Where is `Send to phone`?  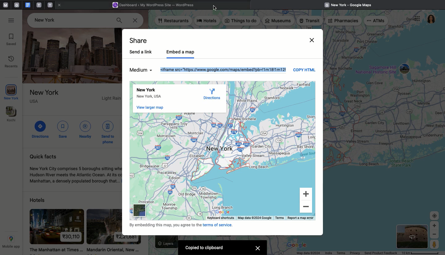
Send to phone is located at coordinates (109, 132).